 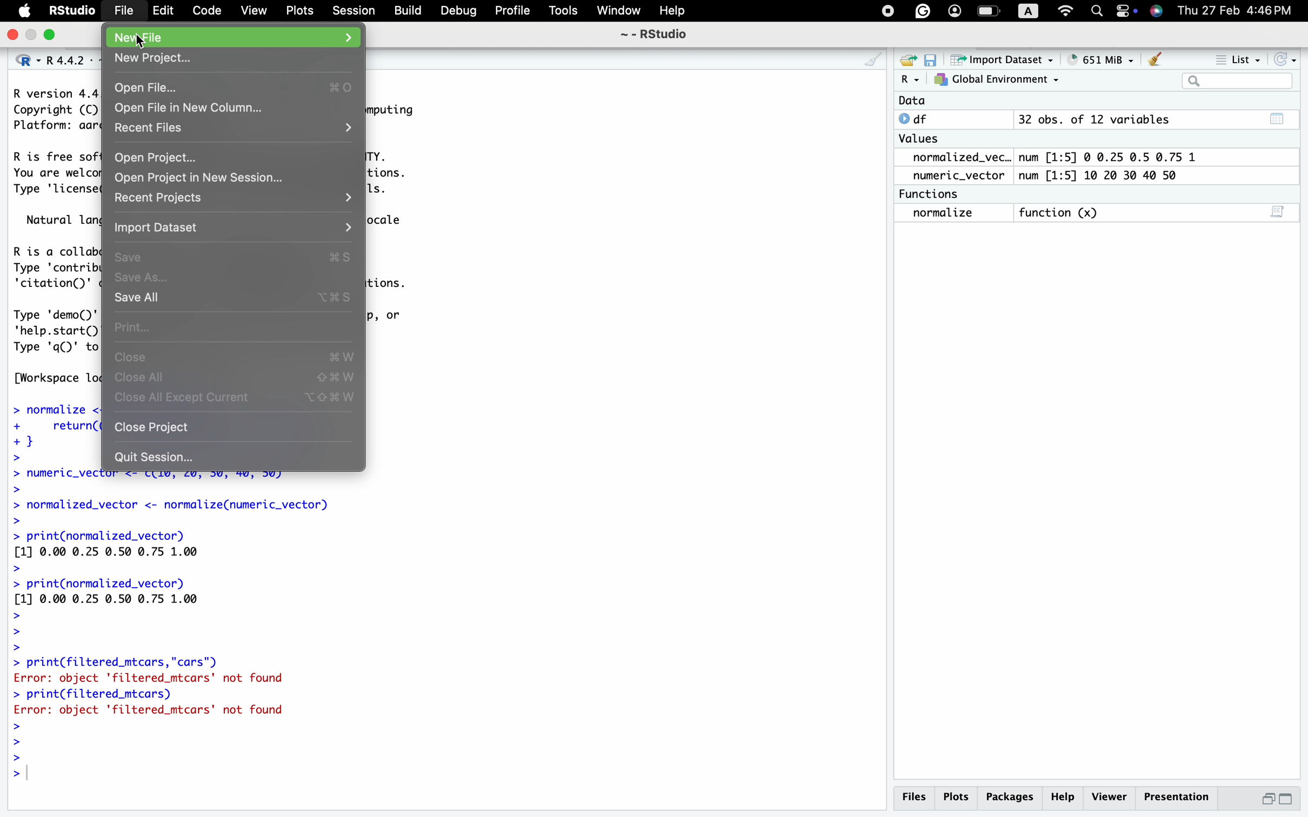 What do you see at coordinates (1181, 795) in the screenshot?
I see `Presentation` at bounding box center [1181, 795].